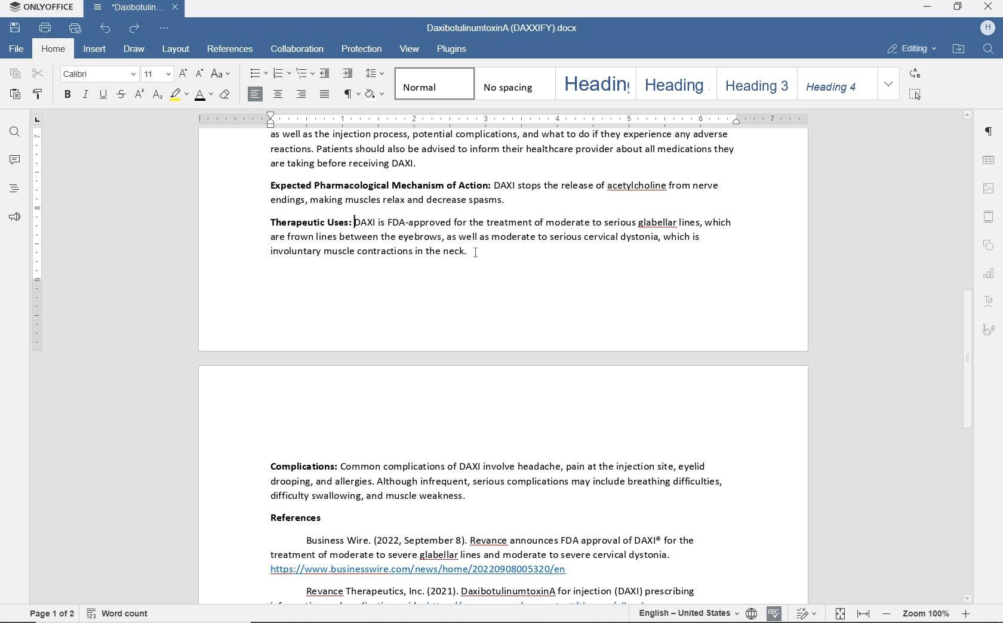 The height and width of the screenshot is (623, 1003). What do you see at coordinates (38, 365) in the screenshot?
I see `ruler` at bounding box center [38, 365].